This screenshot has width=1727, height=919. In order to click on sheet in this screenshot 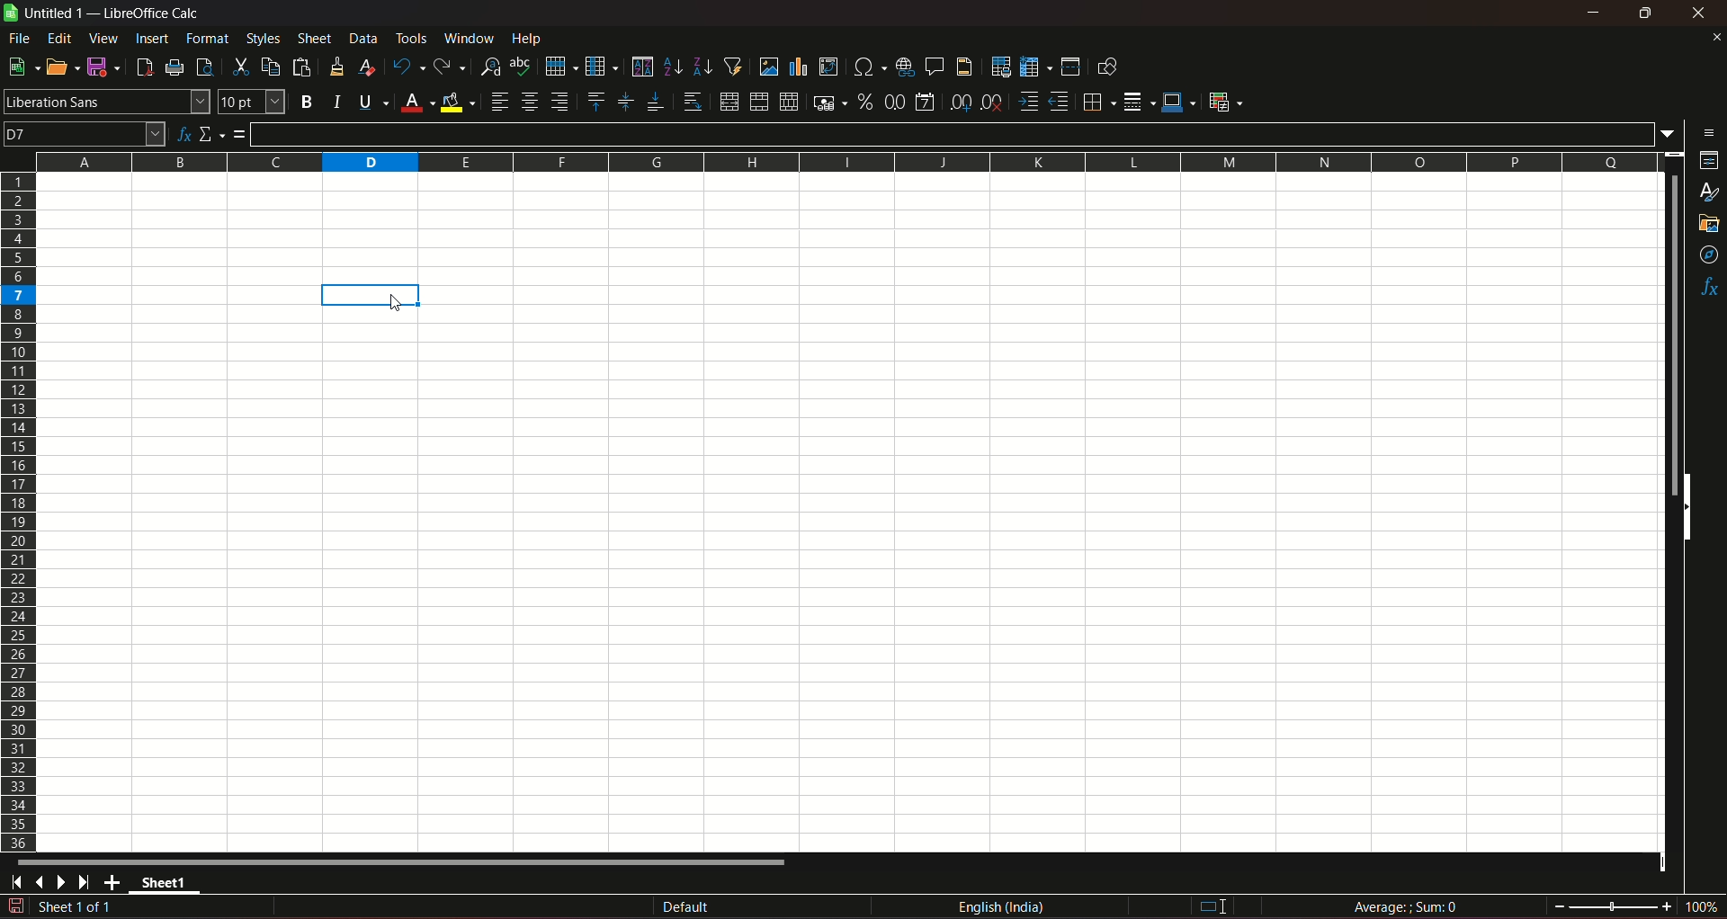, I will do `click(316, 39)`.